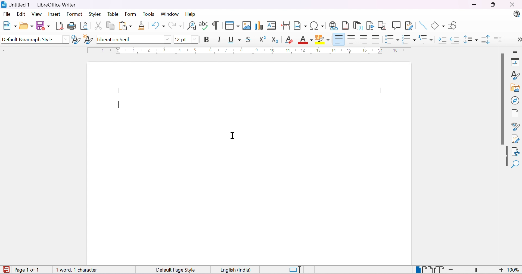  What do you see at coordinates (369, 26) in the screenshot?
I see `Insert Bookmark` at bounding box center [369, 26].